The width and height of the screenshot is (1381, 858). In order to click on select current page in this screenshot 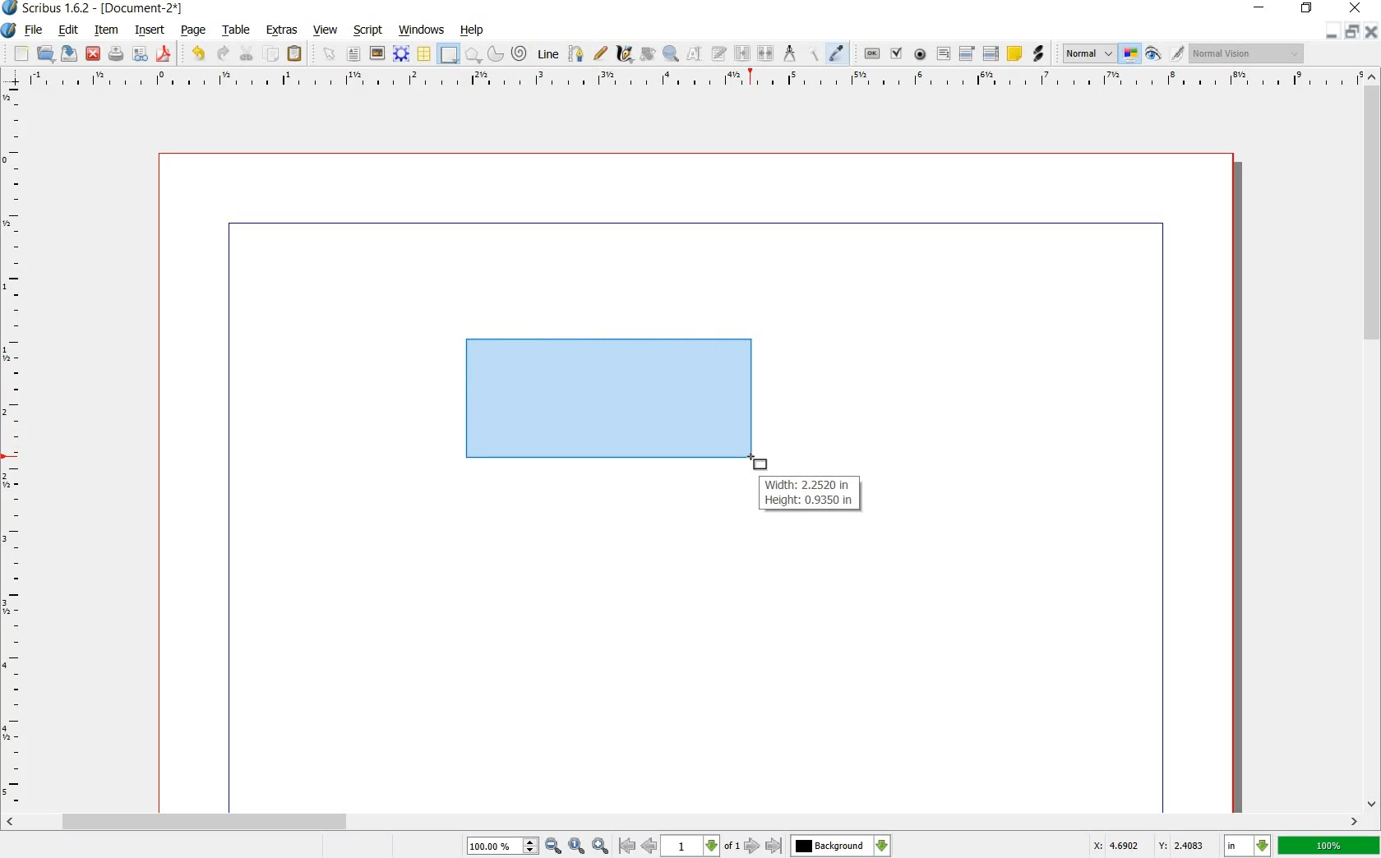, I will do `click(700, 846)`.